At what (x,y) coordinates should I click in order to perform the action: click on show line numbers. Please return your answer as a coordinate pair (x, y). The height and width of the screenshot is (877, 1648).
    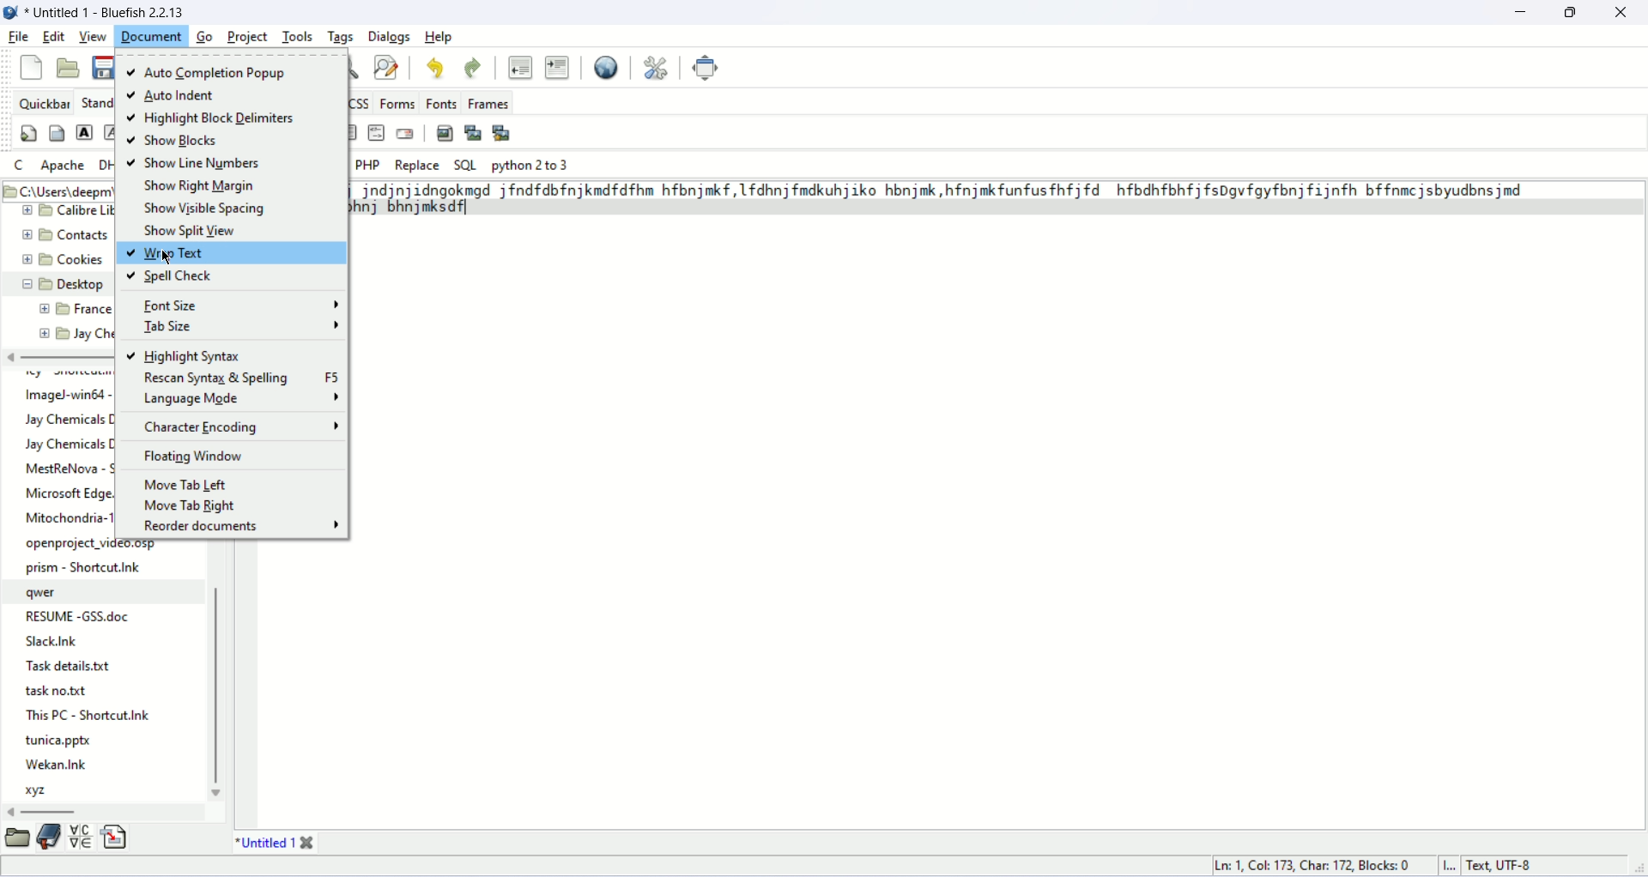
    Looking at the image, I should click on (196, 164).